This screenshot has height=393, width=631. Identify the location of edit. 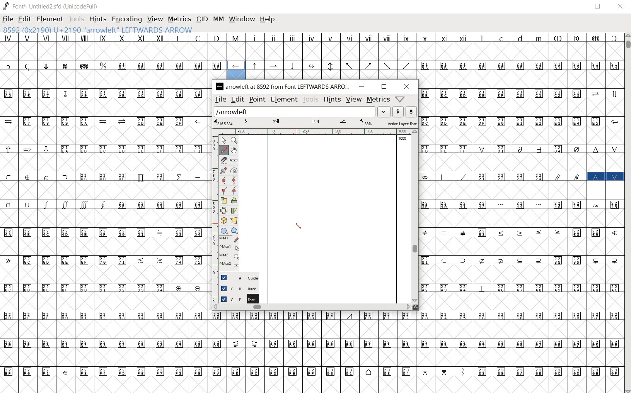
(237, 100).